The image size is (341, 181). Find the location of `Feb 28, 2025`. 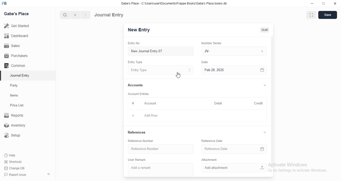

Feb 28, 2025 is located at coordinates (234, 70).